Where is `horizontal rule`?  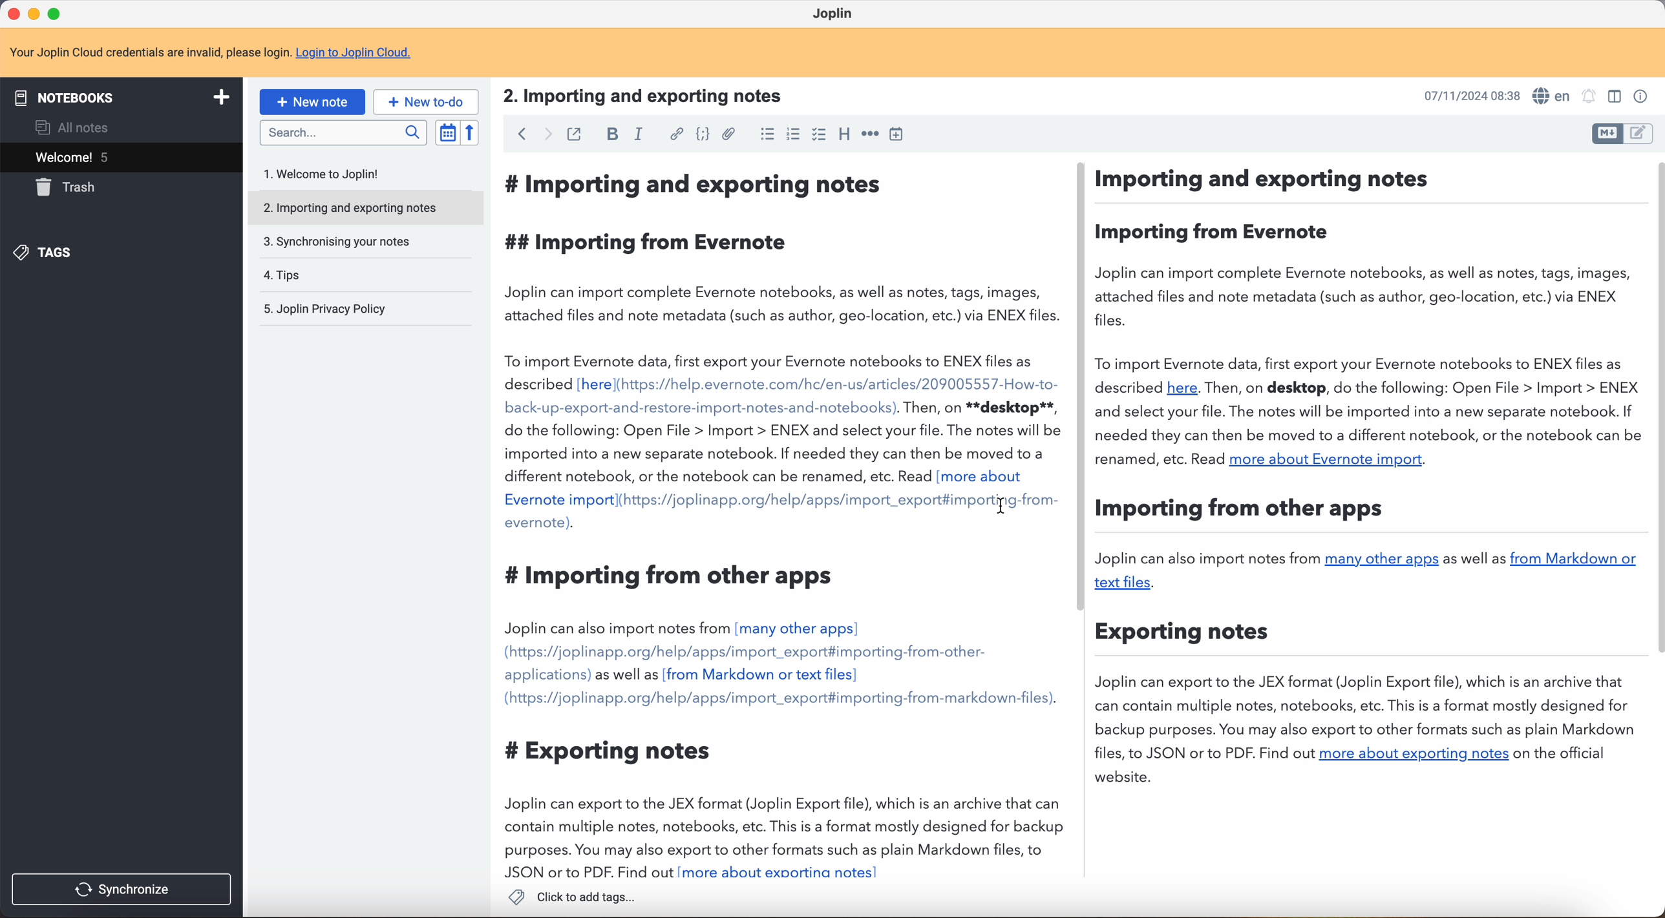 horizontal rule is located at coordinates (871, 136).